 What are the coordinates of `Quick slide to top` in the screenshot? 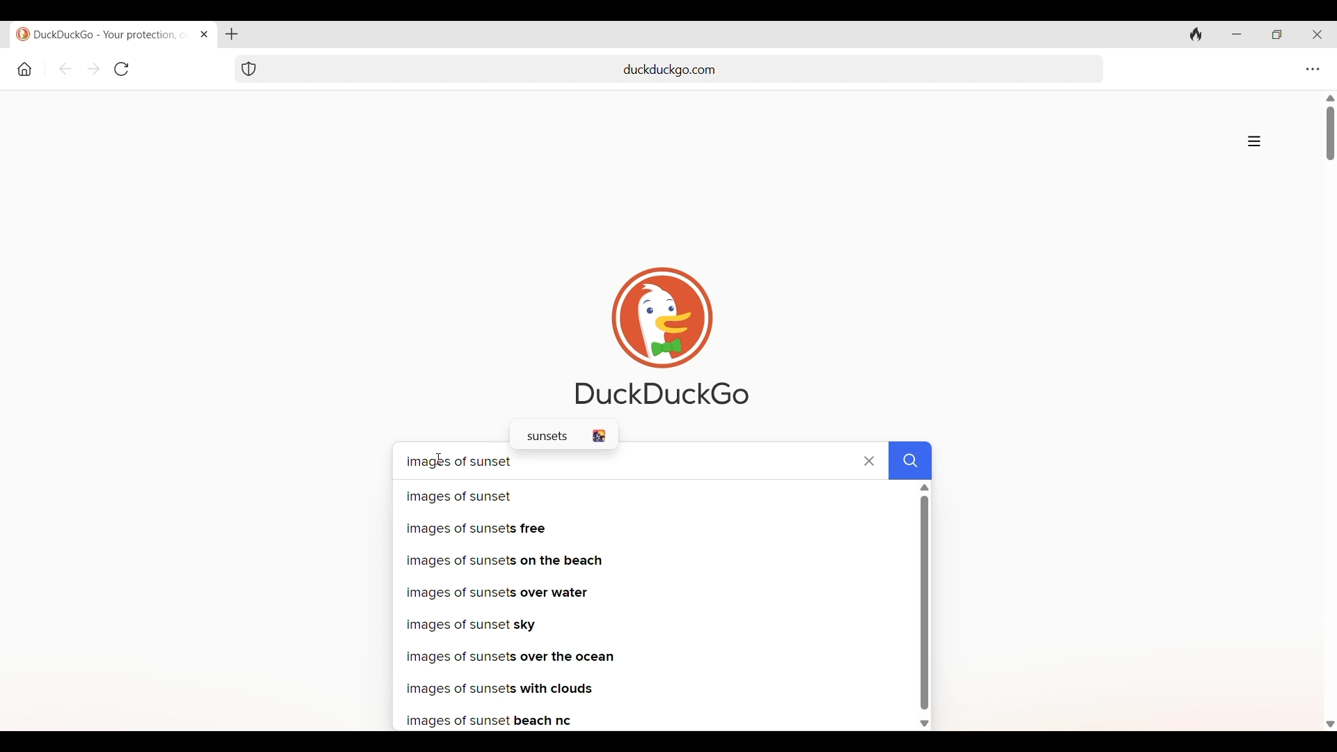 It's located at (925, 487).